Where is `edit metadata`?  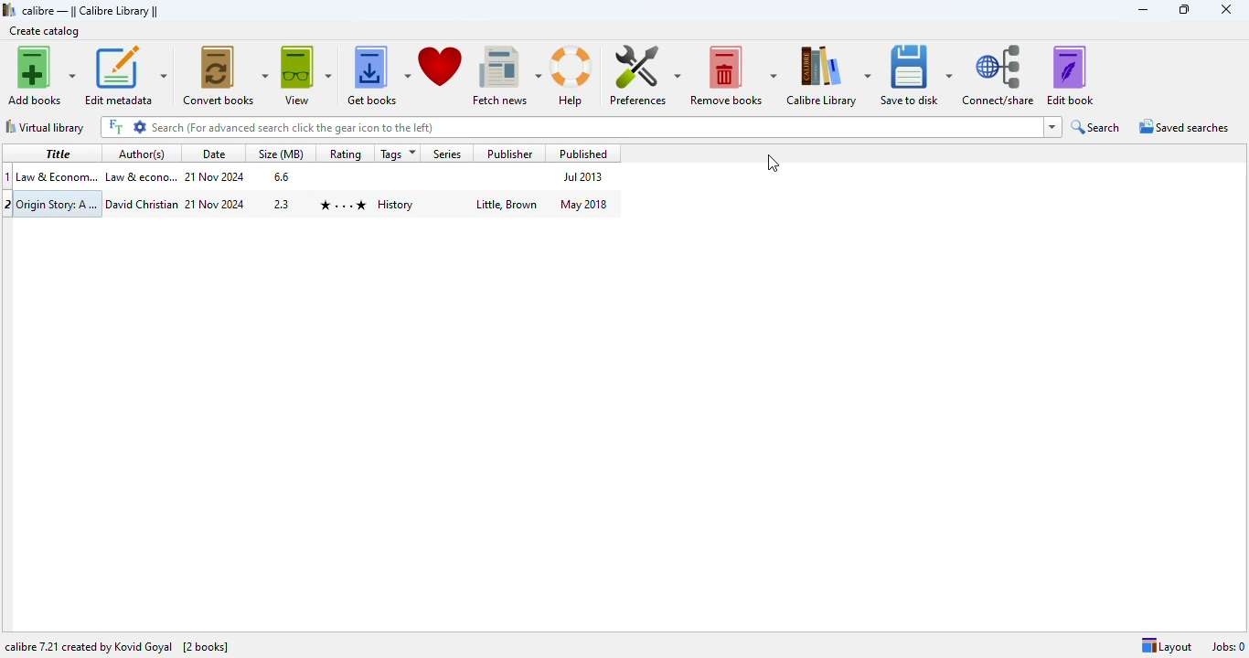
edit metadata is located at coordinates (125, 76).